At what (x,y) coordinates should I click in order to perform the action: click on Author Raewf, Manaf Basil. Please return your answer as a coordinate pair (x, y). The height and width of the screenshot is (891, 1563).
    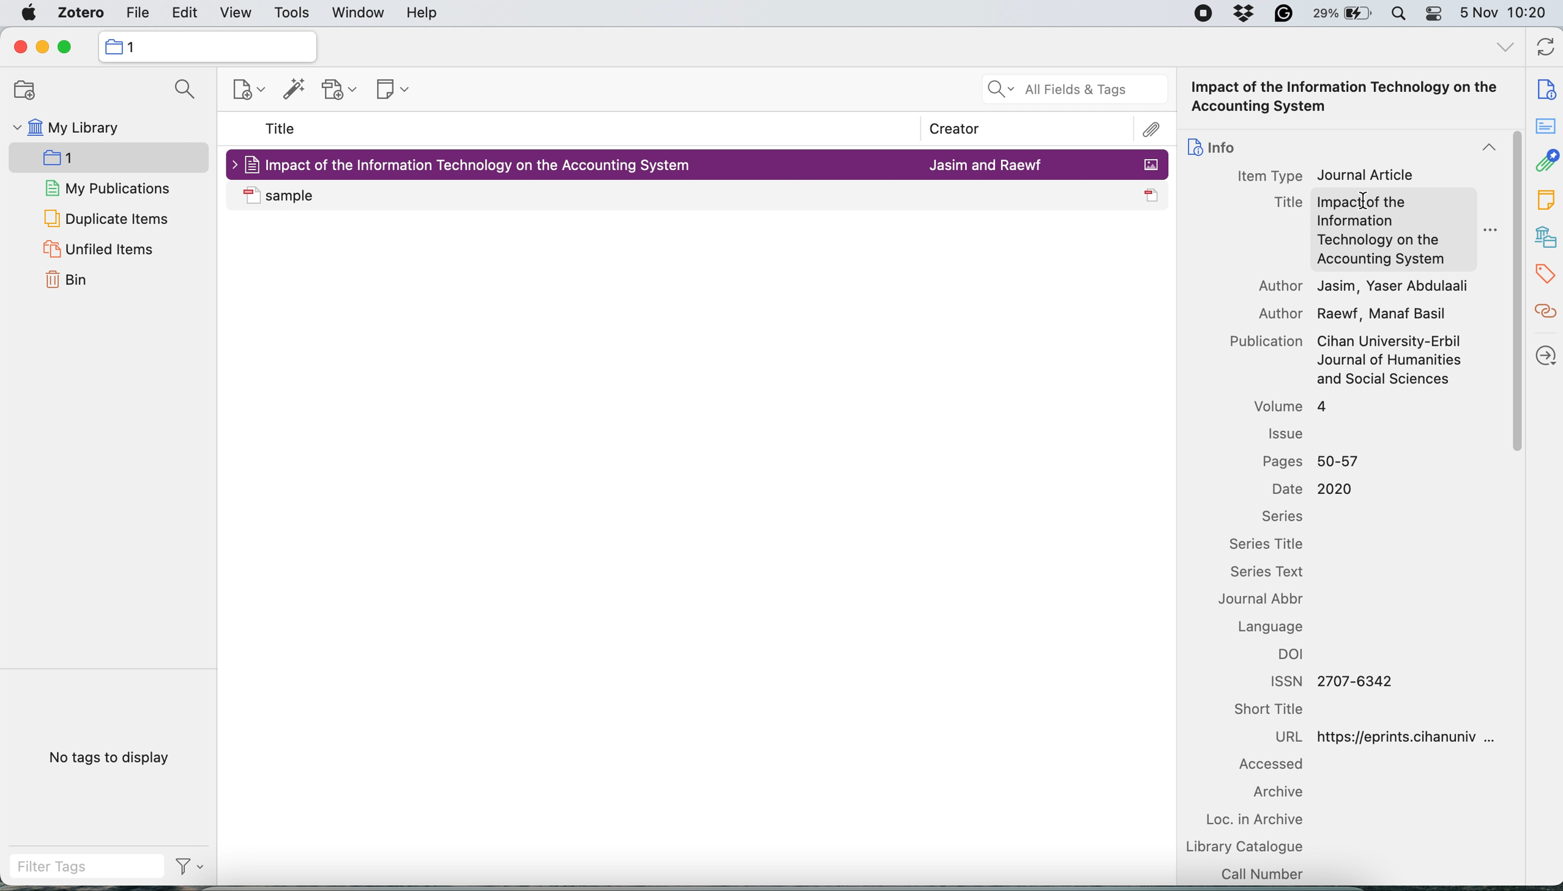
    Looking at the image, I should click on (1353, 314).